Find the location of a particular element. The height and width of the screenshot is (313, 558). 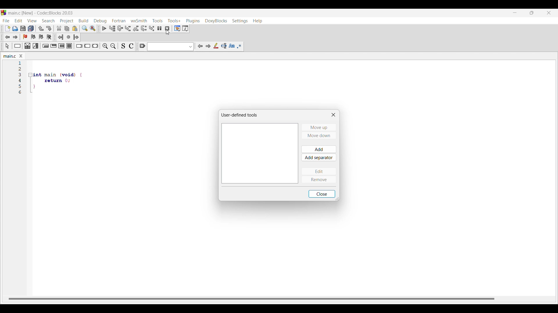

Block instruction is located at coordinates (69, 46).